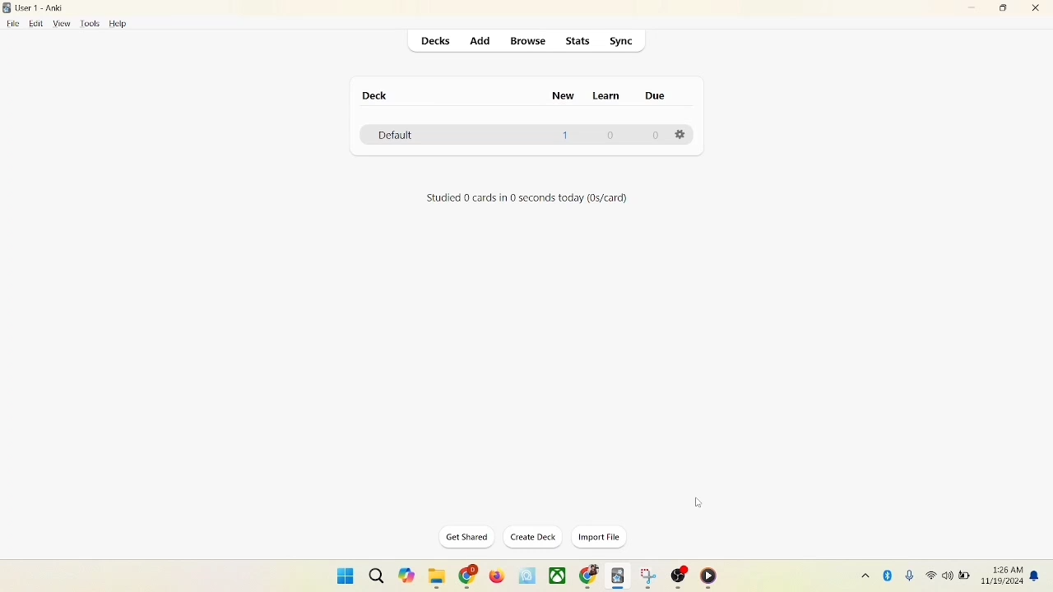  What do you see at coordinates (1004, 567) in the screenshot?
I see `time` at bounding box center [1004, 567].